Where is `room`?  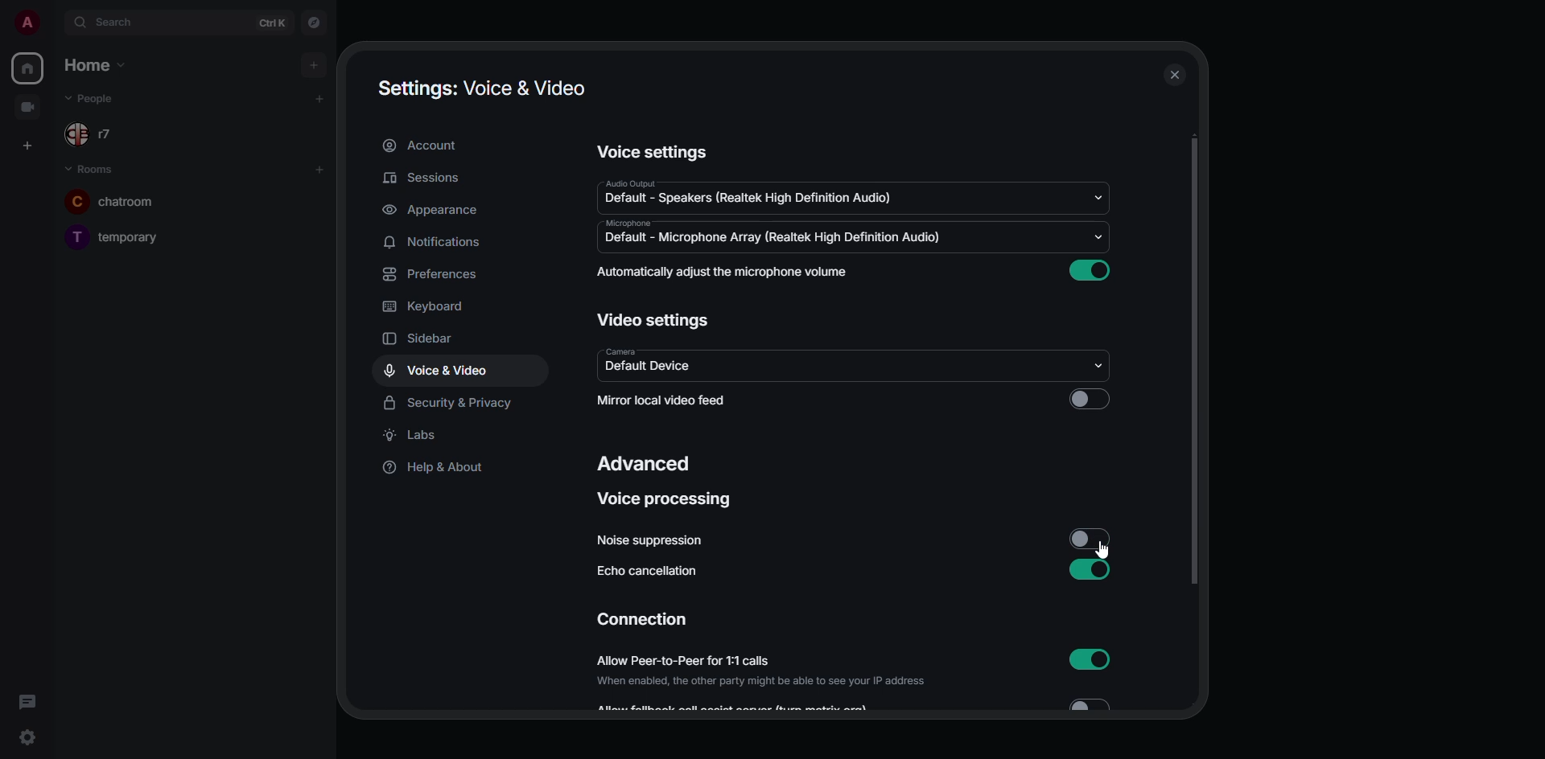 room is located at coordinates (118, 237).